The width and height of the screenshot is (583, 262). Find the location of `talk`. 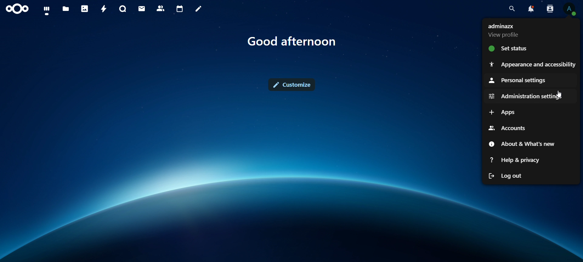

talk is located at coordinates (122, 8).